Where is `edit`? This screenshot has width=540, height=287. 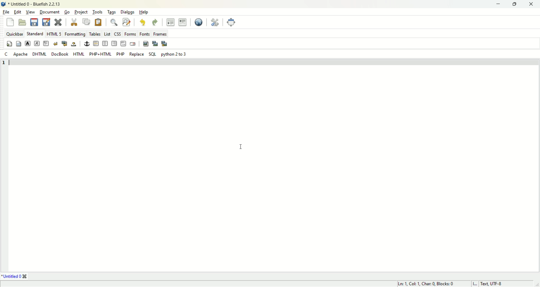
edit is located at coordinates (17, 12).